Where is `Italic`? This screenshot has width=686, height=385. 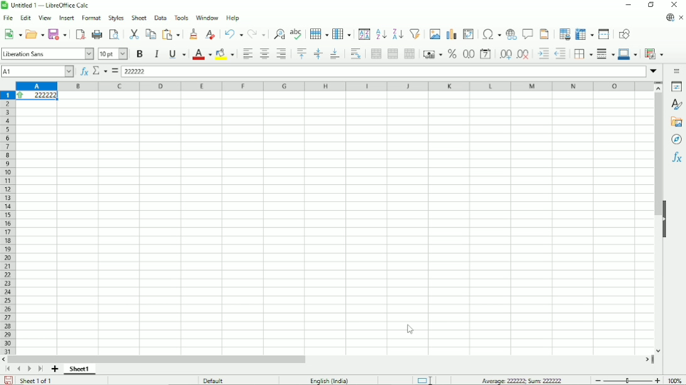
Italic is located at coordinates (156, 54).